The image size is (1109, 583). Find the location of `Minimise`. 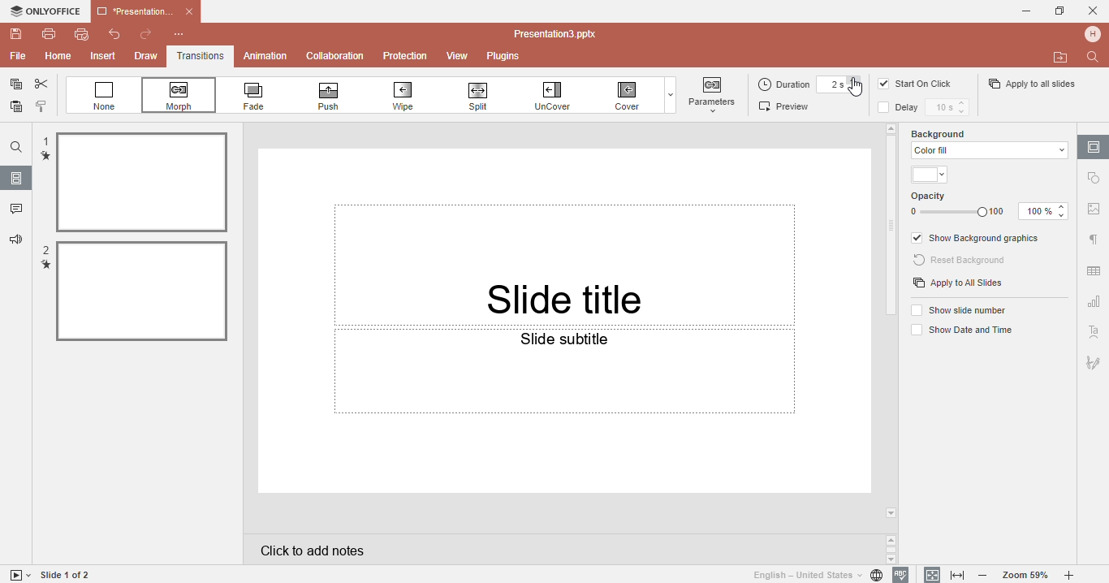

Minimise is located at coordinates (1021, 11).